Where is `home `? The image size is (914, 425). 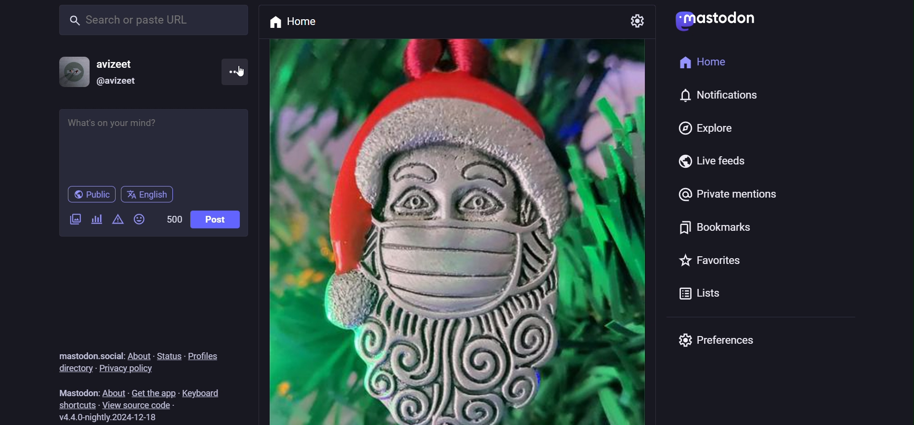
home  is located at coordinates (312, 22).